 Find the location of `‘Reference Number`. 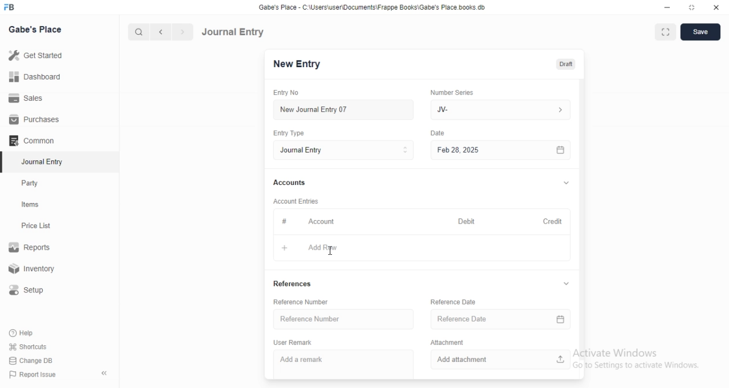

‘Reference Number is located at coordinates (301, 302).